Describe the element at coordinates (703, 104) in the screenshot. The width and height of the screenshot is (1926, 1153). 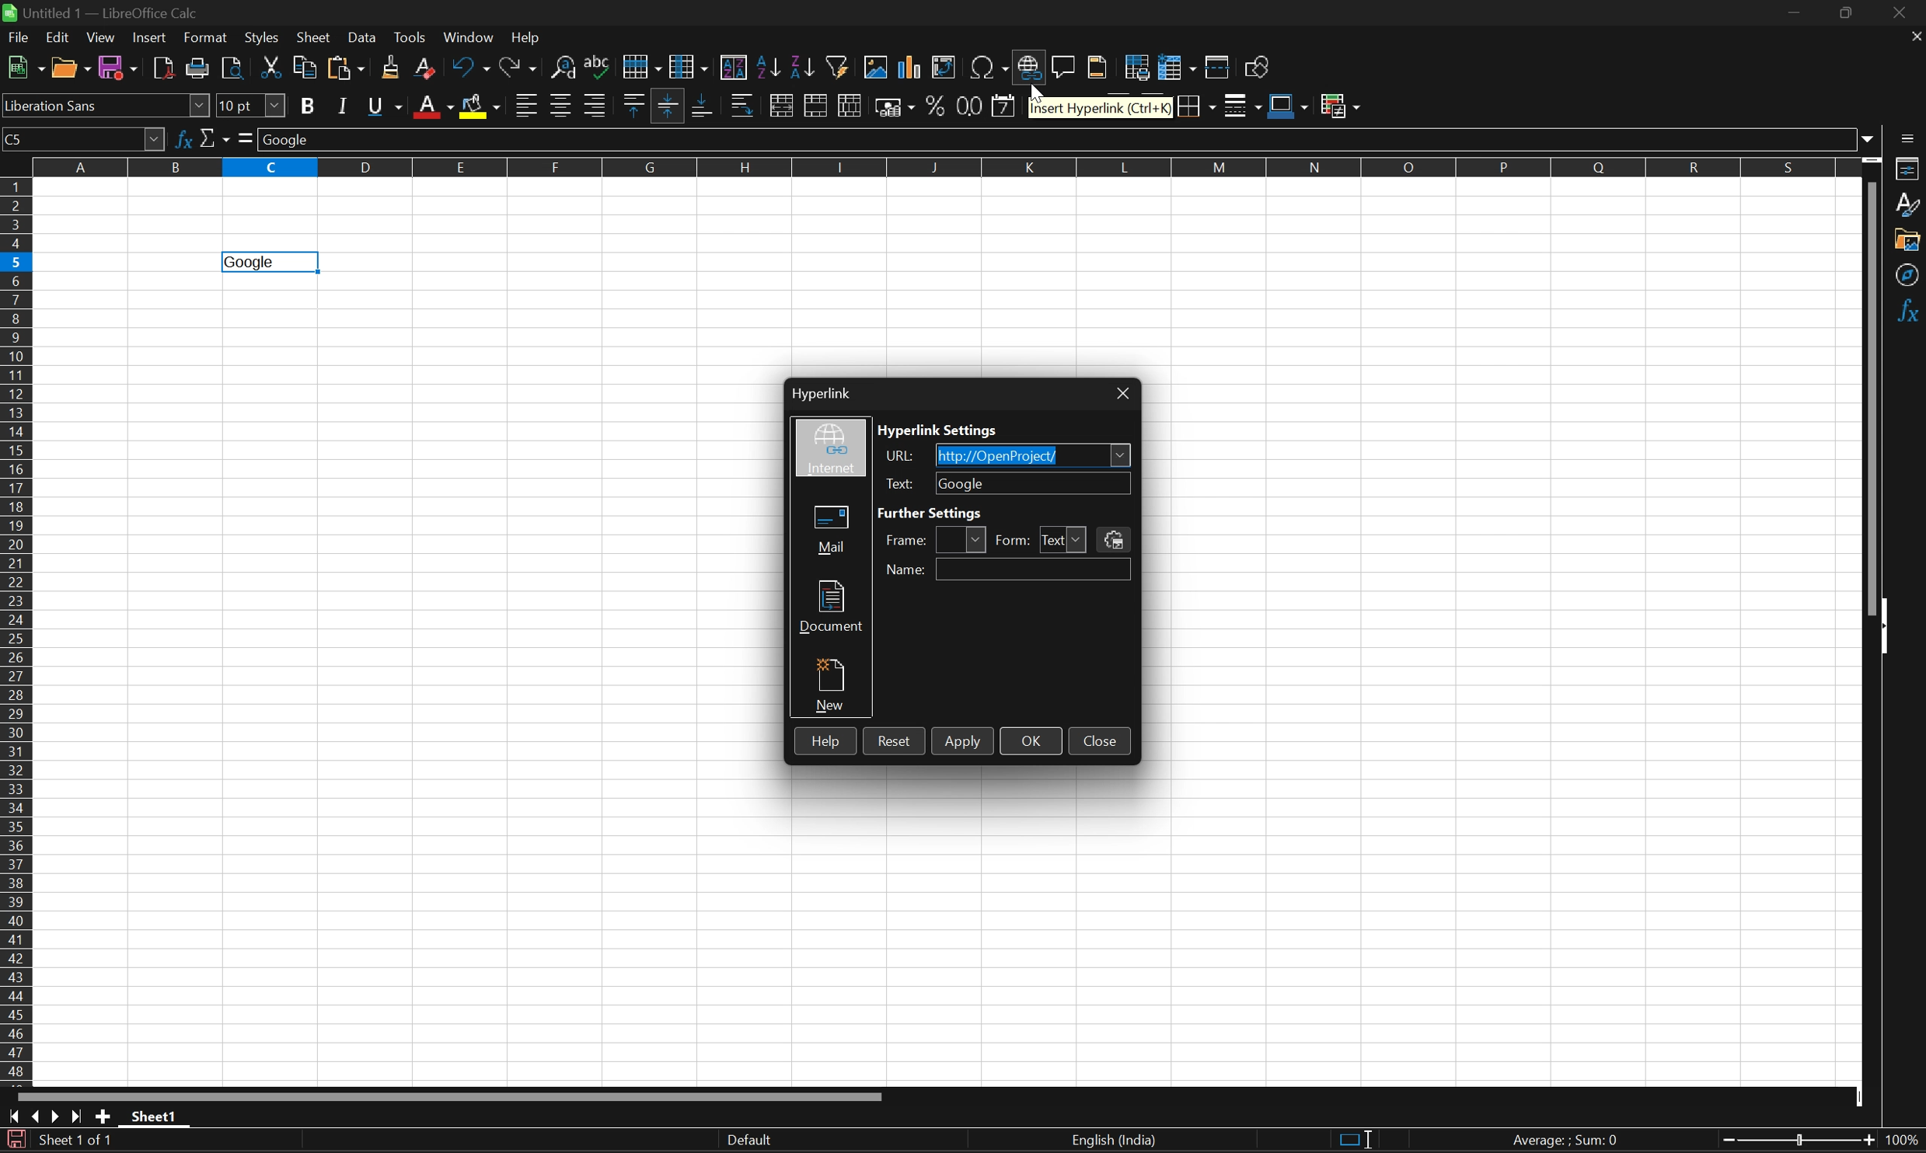
I see `Align bottom` at that location.